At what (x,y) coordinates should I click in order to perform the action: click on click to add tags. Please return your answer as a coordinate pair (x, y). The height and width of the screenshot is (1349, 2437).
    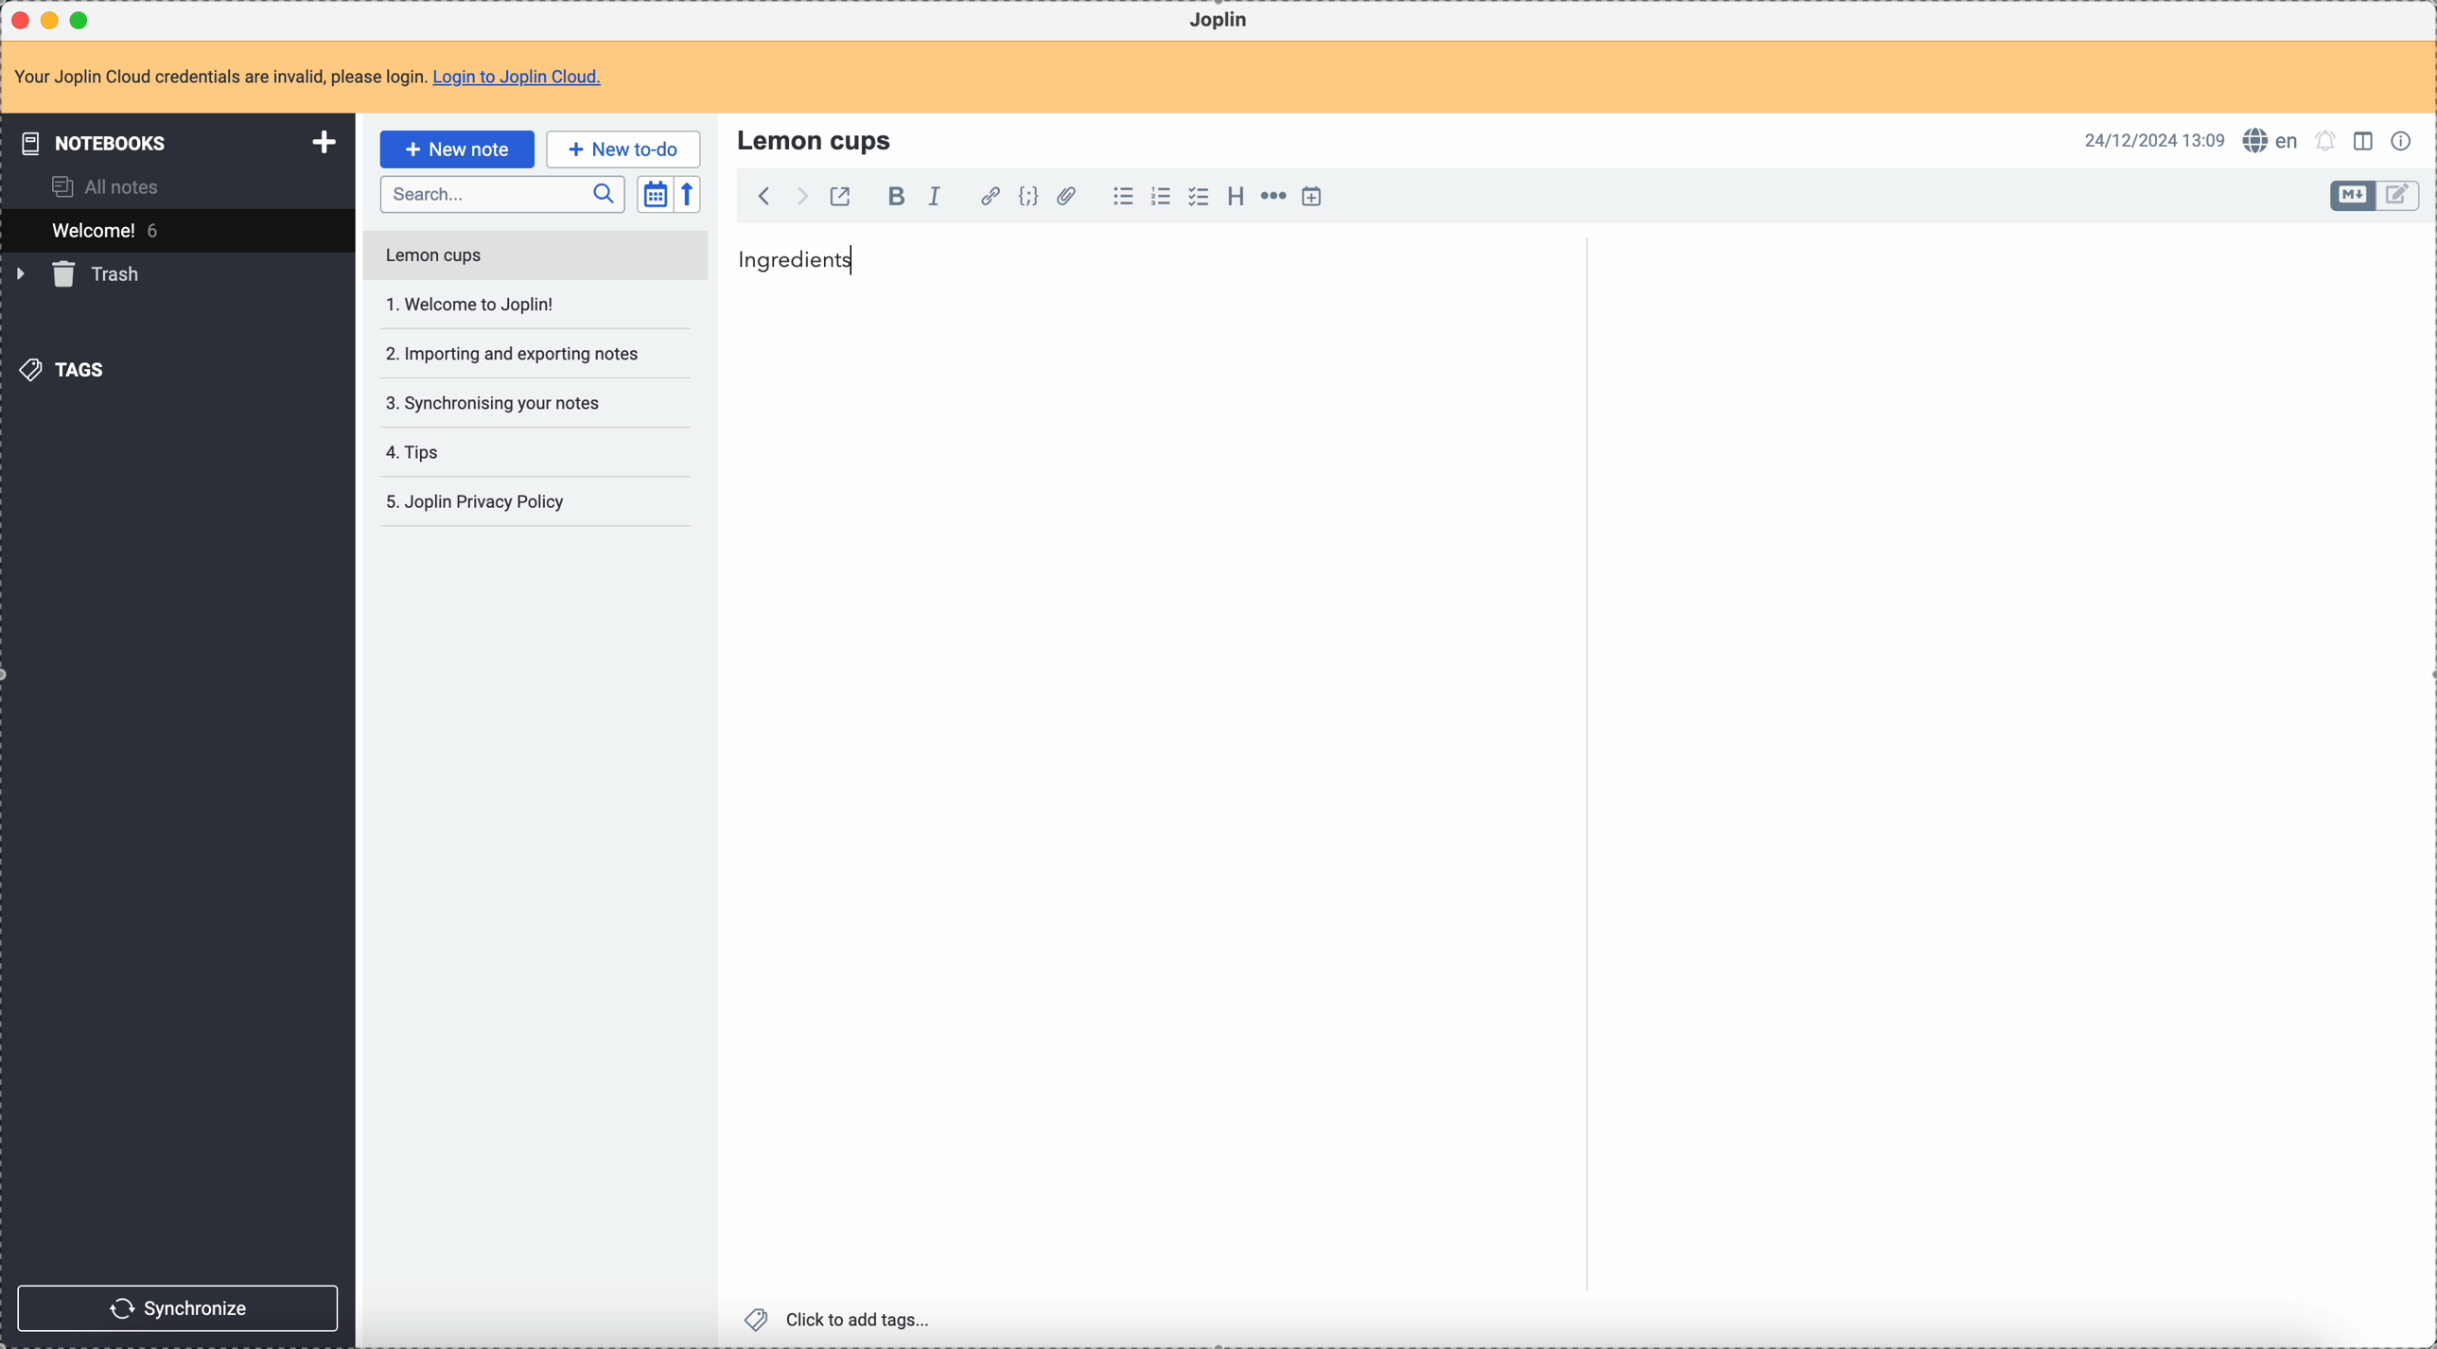
    Looking at the image, I should click on (843, 1318).